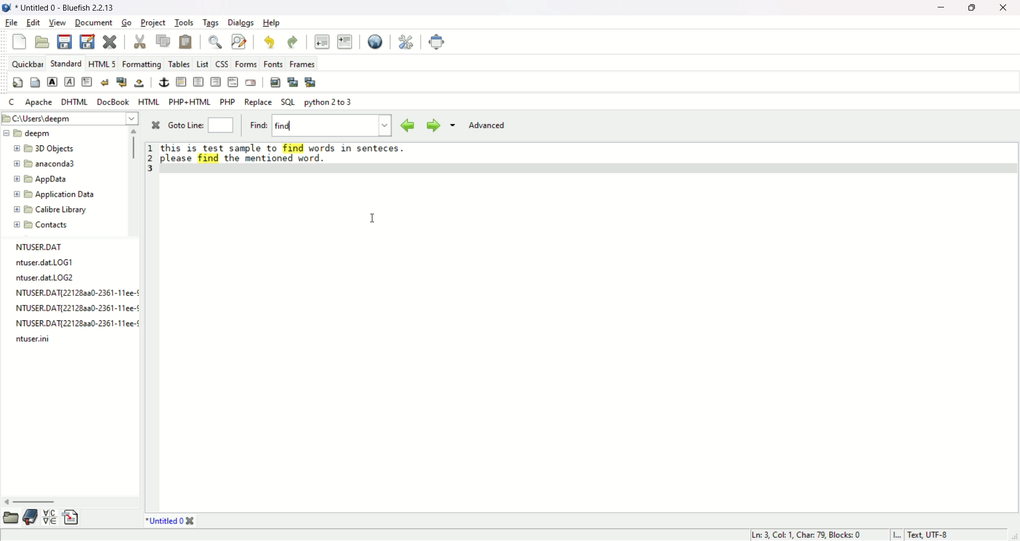  Describe the element at coordinates (115, 102) in the screenshot. I see `Docbook` at that location.